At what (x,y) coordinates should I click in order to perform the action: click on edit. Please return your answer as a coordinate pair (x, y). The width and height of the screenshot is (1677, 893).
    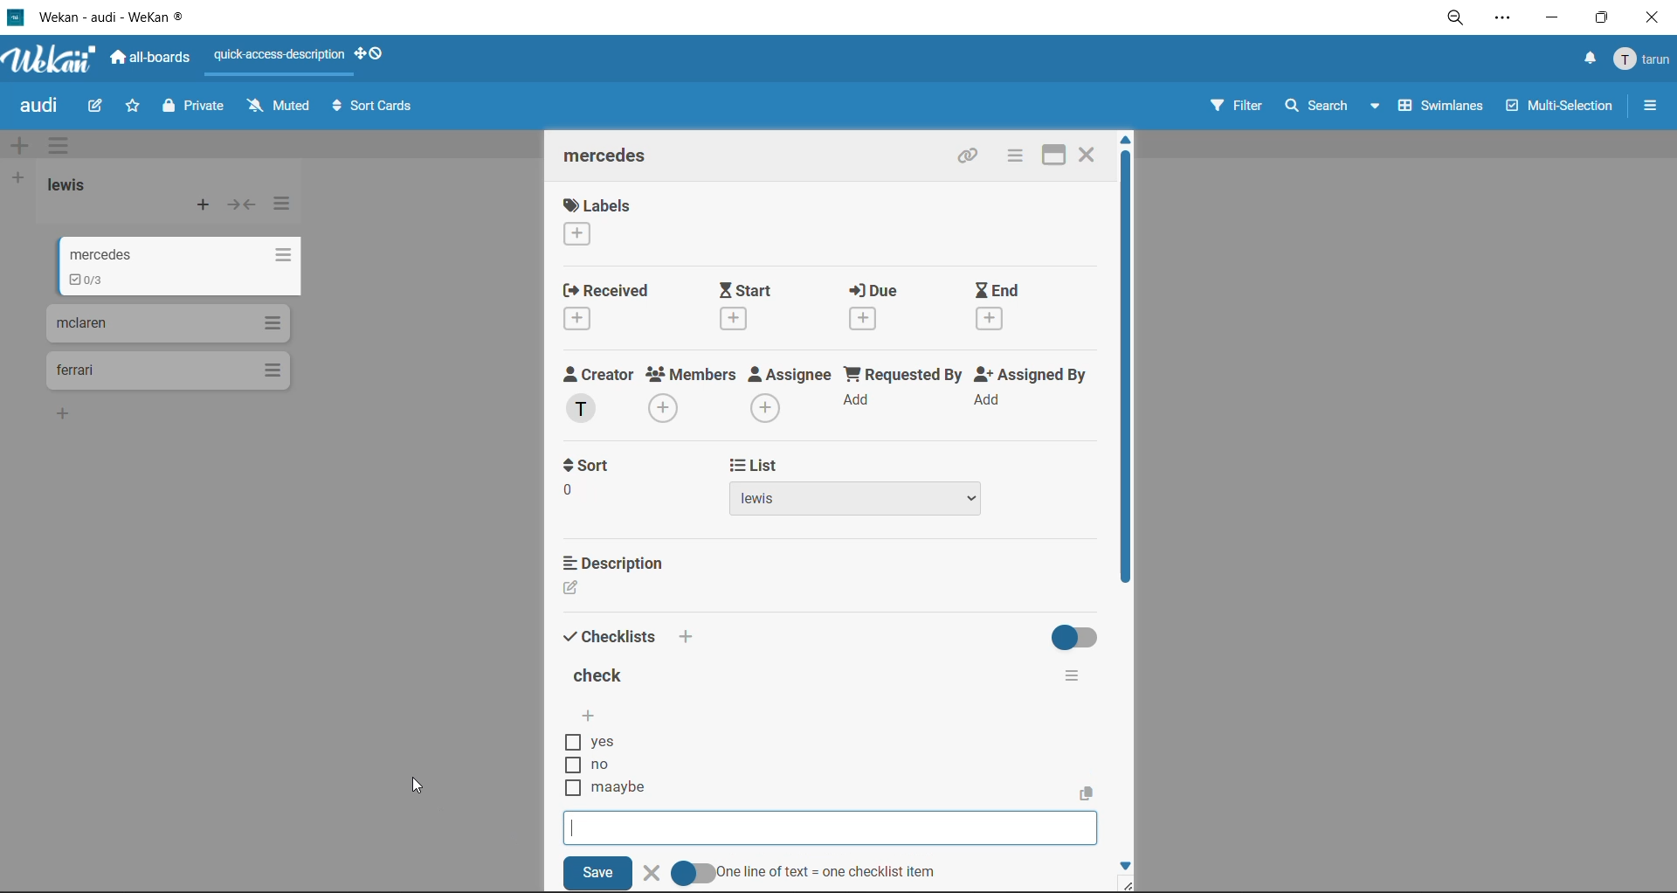
    Looking at the image, I should click on (98, 108).